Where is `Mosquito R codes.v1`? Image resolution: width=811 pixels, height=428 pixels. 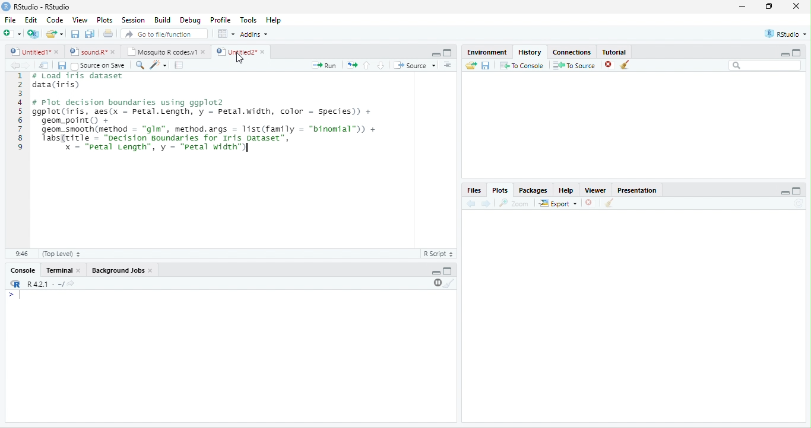 Mosquito R codes.v1 is located at coordinates (161, 52).